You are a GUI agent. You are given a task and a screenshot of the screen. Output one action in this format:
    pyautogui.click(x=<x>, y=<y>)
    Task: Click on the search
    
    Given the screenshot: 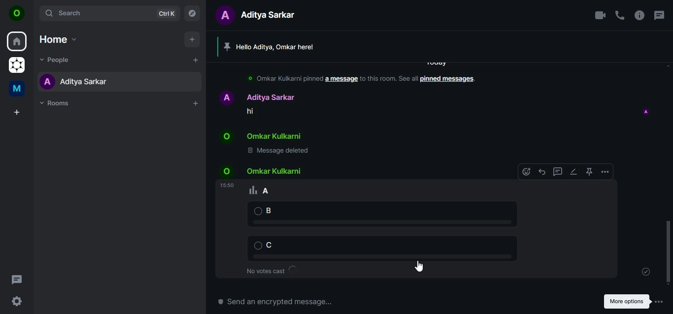 What is the action you would take?
    pyautogui.click(x=108, y=13)
    